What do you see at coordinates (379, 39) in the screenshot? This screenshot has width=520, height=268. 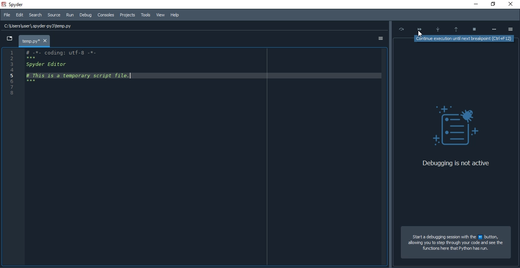 I see `options` at bounding box center [379, 39].